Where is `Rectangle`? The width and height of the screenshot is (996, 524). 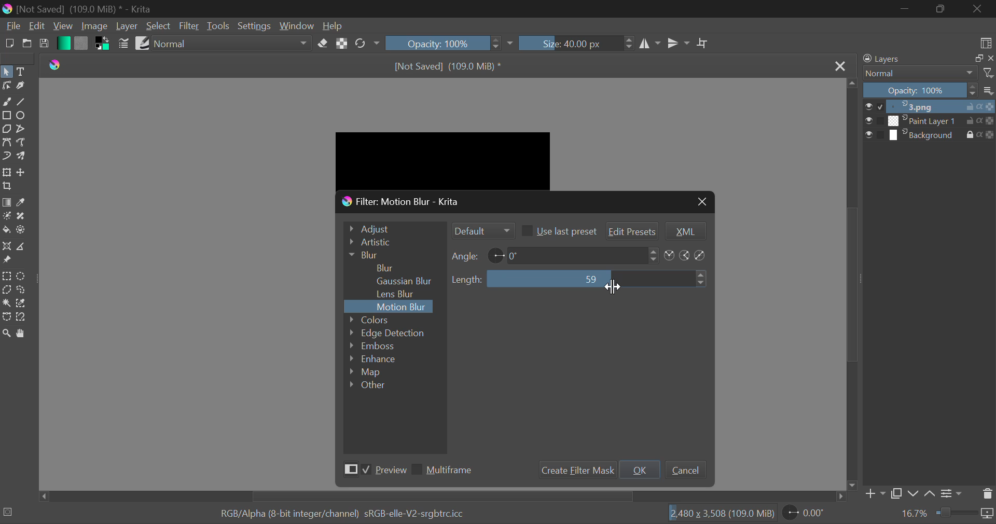
Rectangle is located at coordinates (6, 115).